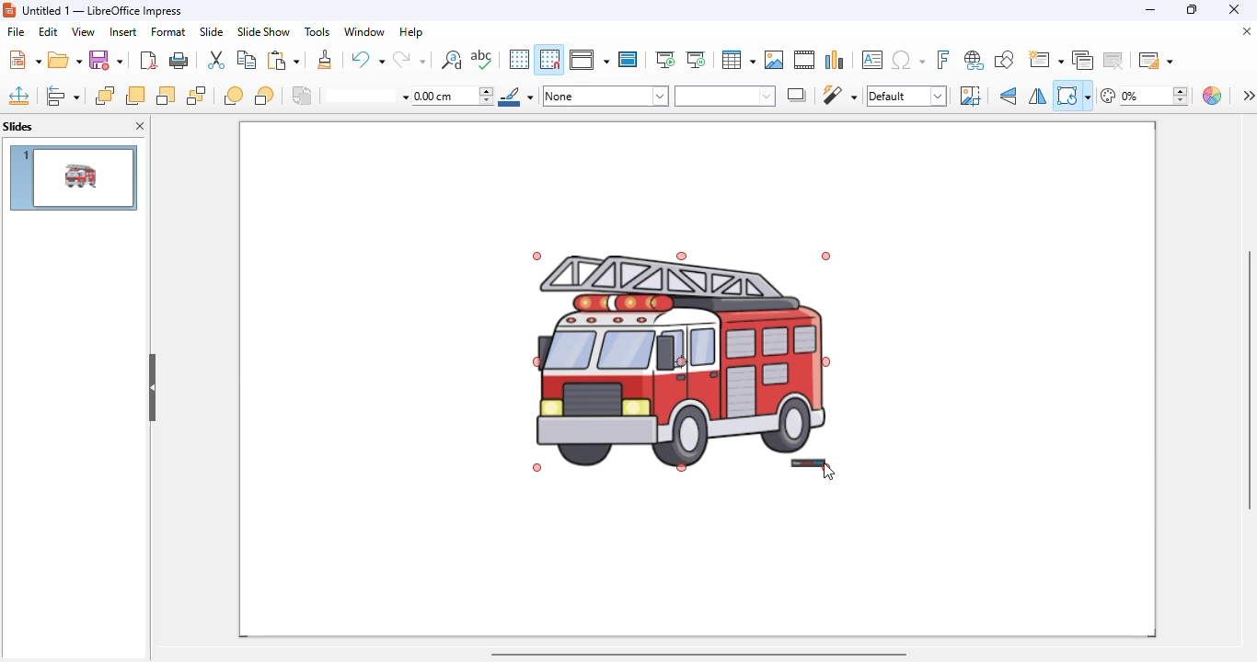 Image resolution: width=1257 pixels, height=662 pixels. What do you see at coordinates (1248, 95) in the screenshot?
I see `more options` at bounding box center [1248, 95].